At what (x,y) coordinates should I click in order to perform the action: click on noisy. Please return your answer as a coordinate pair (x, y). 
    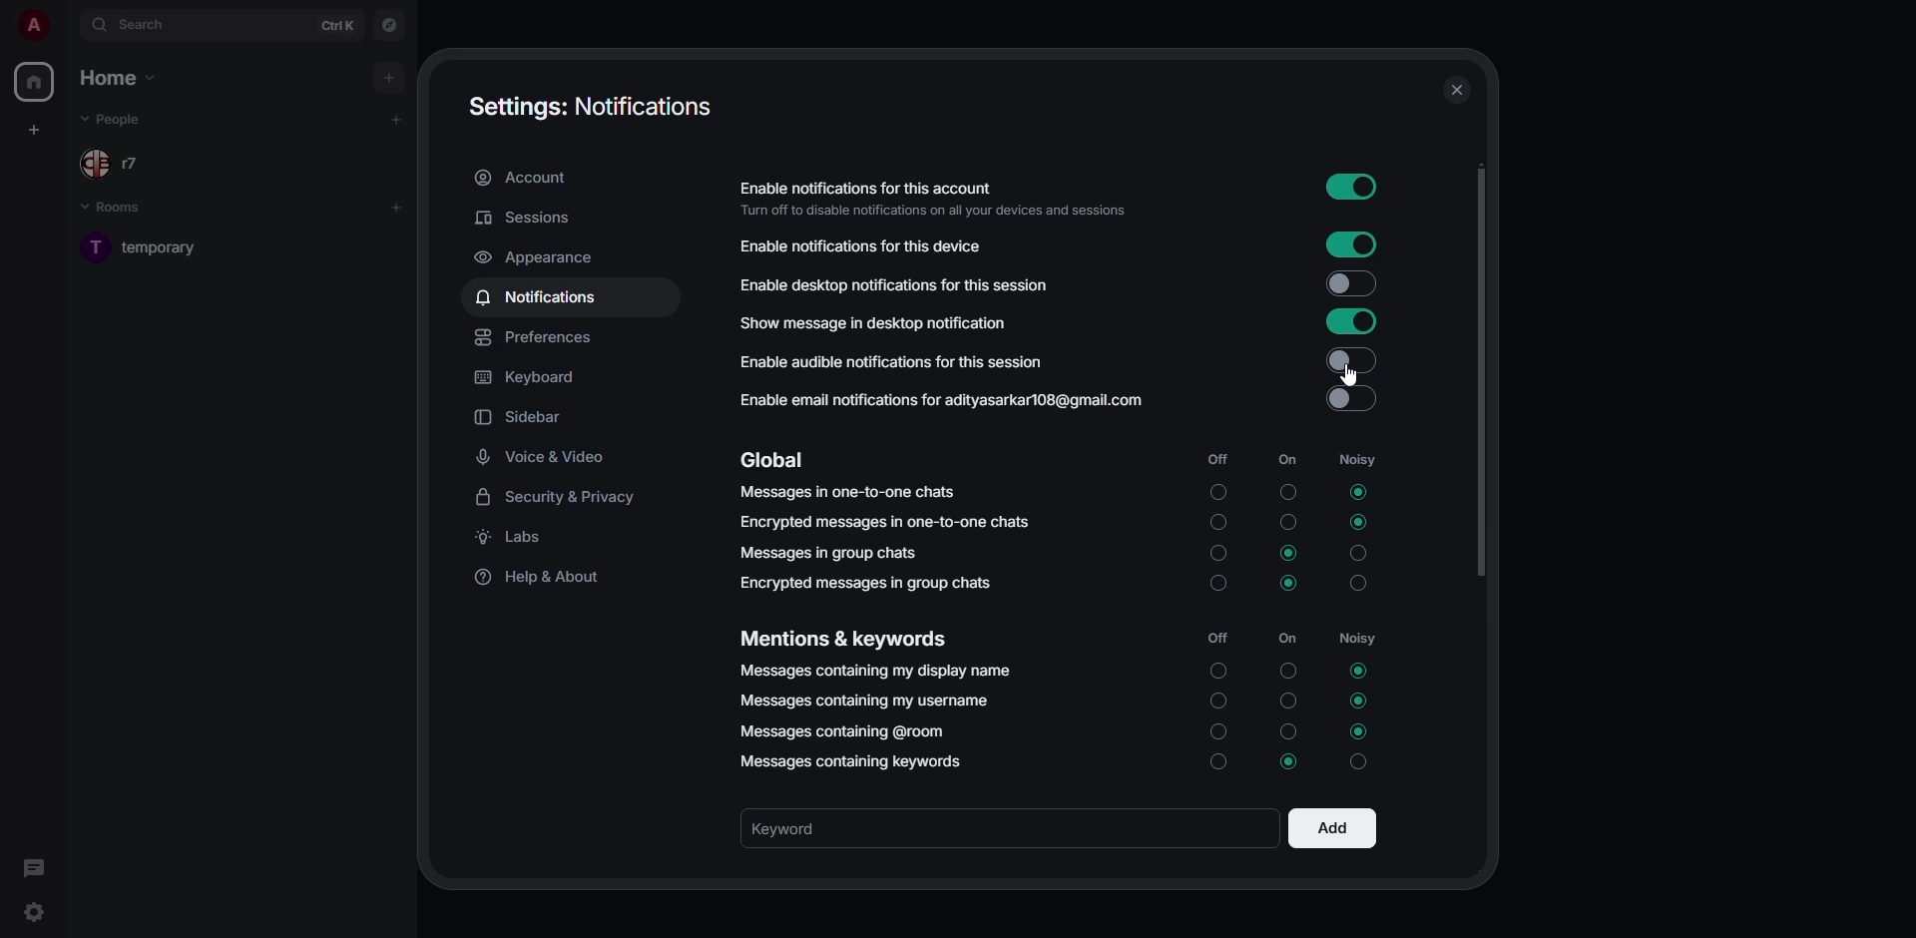
    Looking at the image, I should click on (1358, 553).